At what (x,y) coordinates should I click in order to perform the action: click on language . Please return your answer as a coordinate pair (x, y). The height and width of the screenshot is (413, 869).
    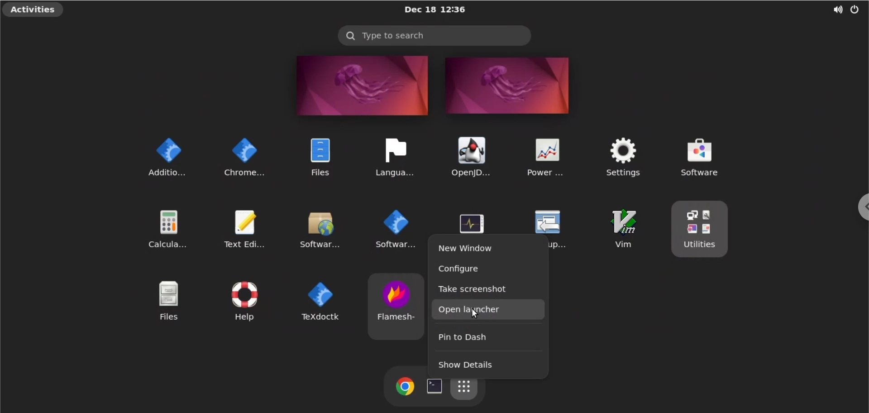
    Looking at the image, I should click on (393, 154).